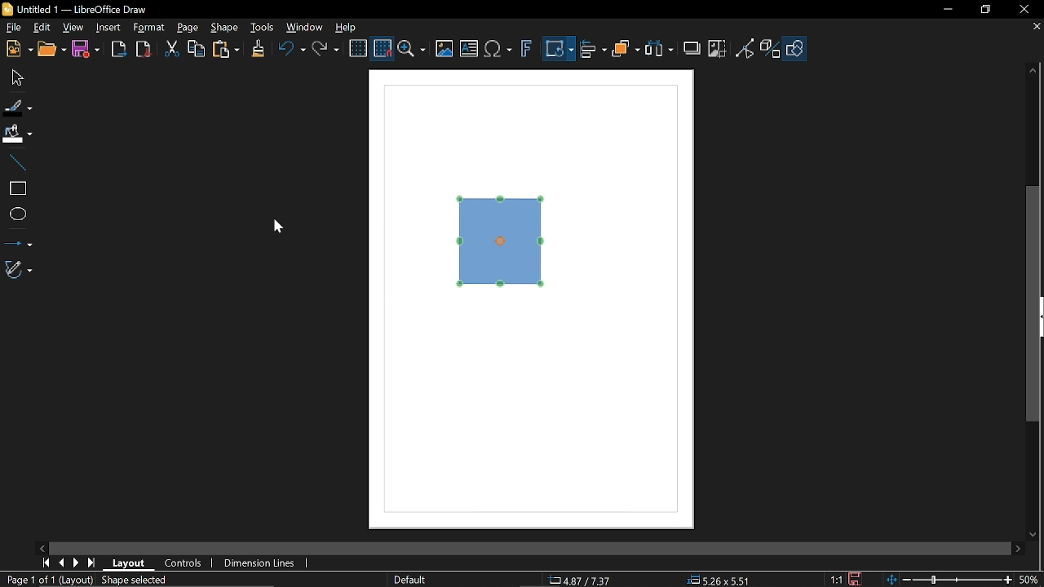  Describe the element at coordinates (170, 50) in the screenshot. I see `Cut` at that location.